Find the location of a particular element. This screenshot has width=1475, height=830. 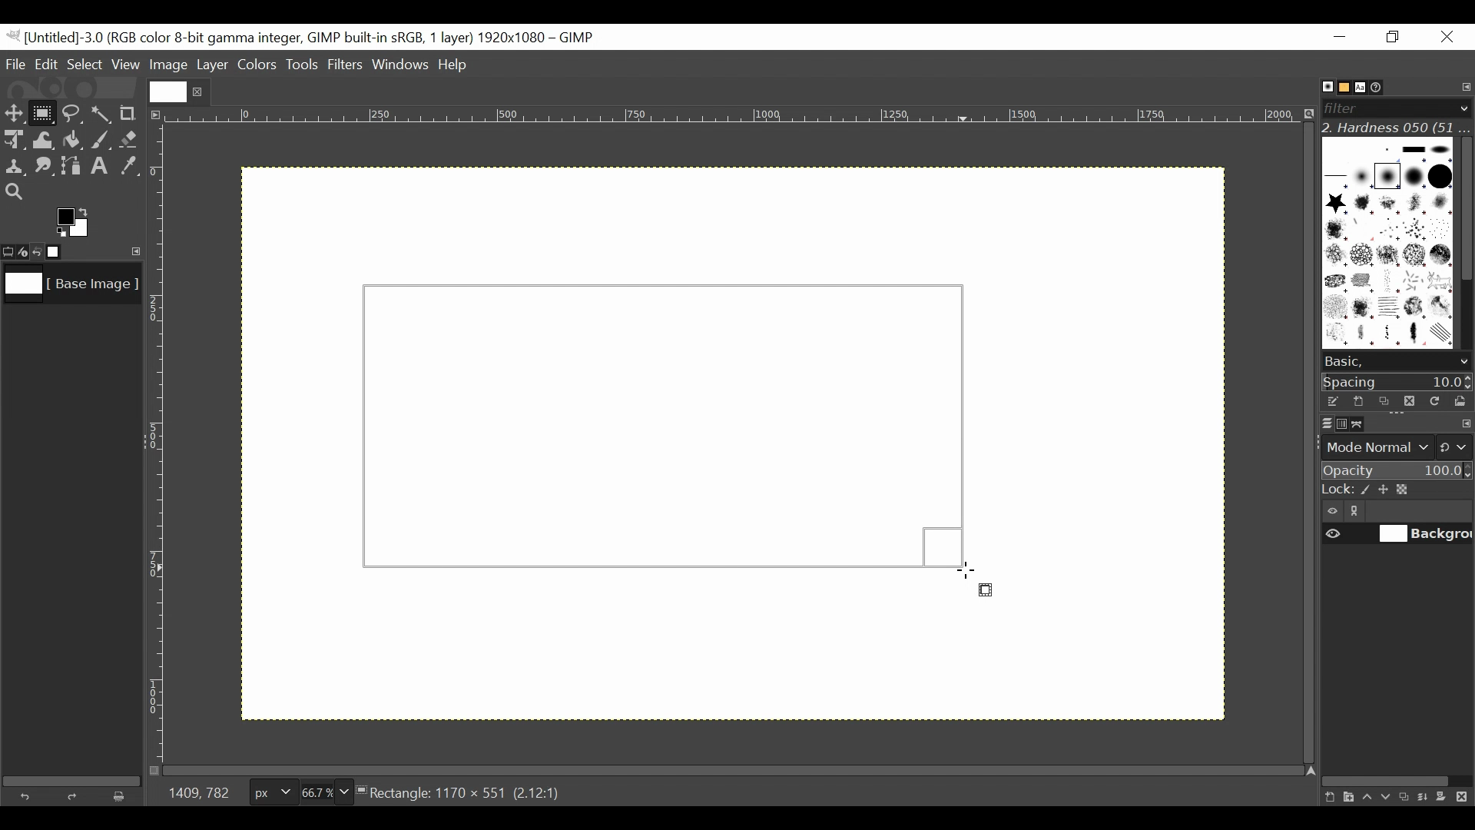

Zoom factor is located at coordinates (326, 790).